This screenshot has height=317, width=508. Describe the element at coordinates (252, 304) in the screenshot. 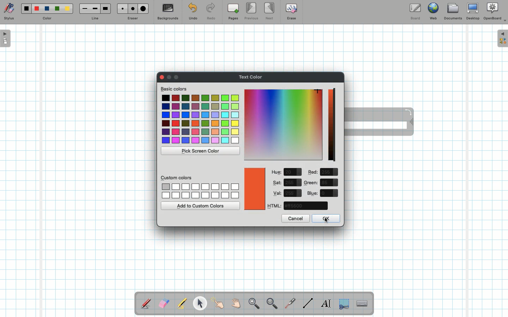

I see `Zoom in` at that location.